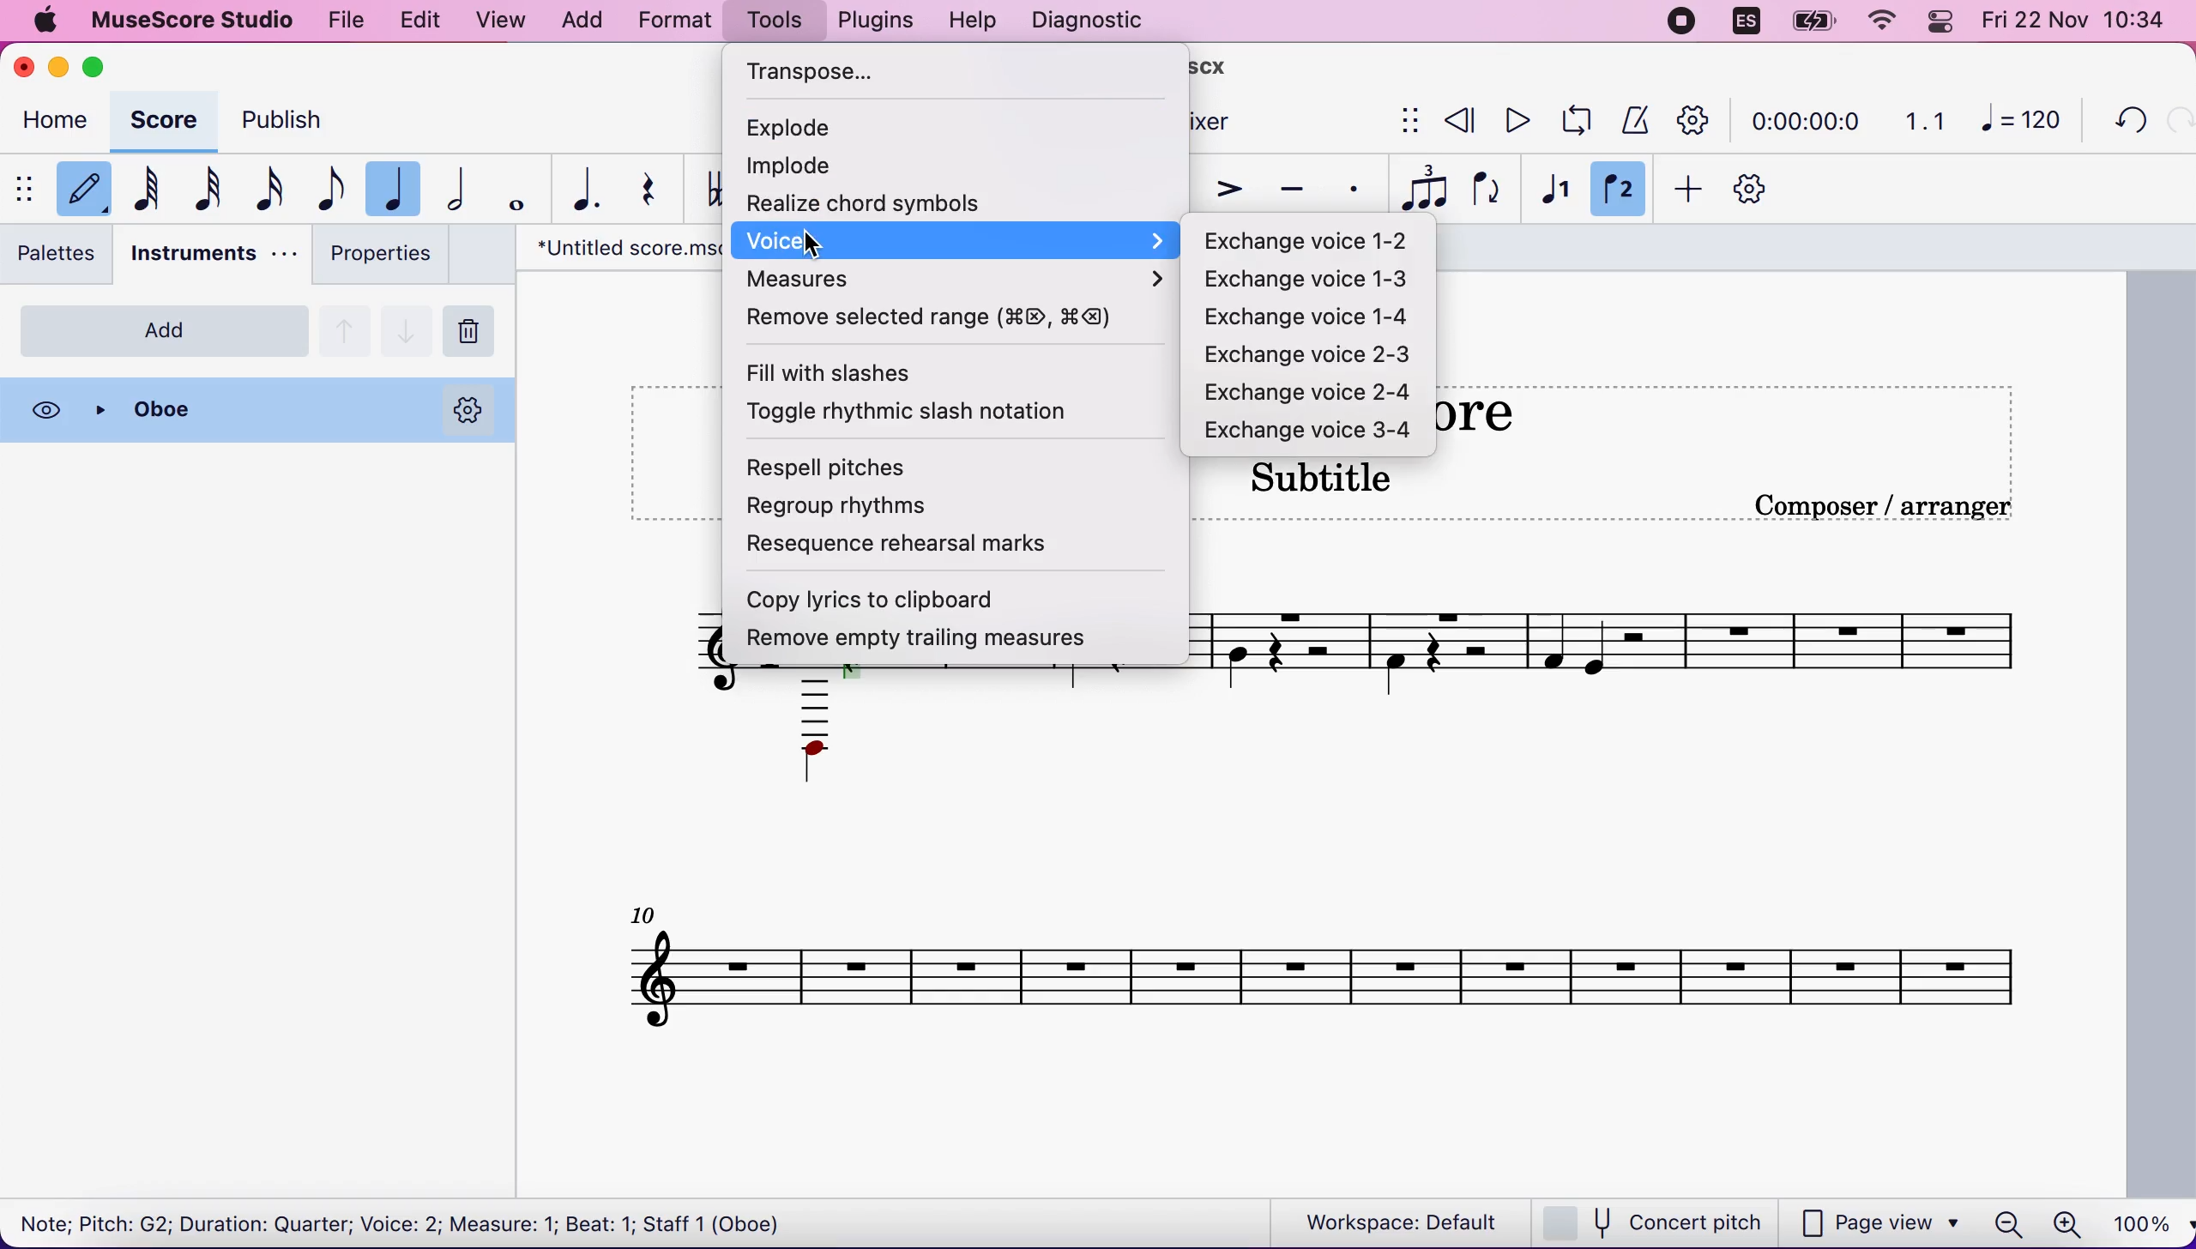 The image size is (2196, 1249). I want to click on Note; Pitch: G2; Duration: Quarter; Voice: 2; Measure: 1; Beat: 1; Staff 1 (Oboe), so click(415, 1222).